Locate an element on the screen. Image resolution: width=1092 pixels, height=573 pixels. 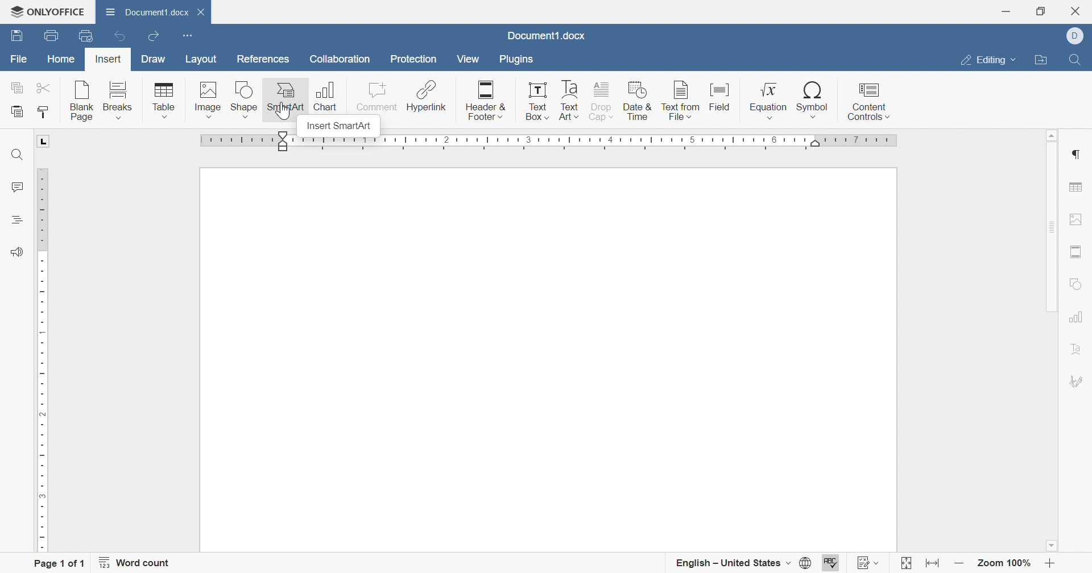
Chart settings is located at coordinates (1077, 316).